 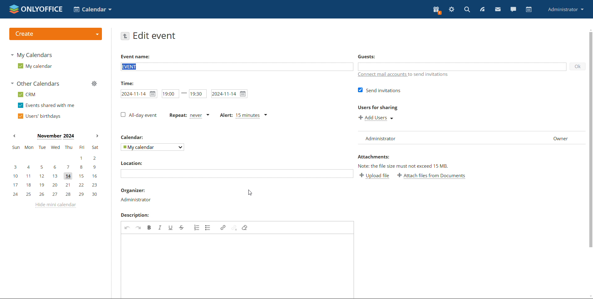 What do you see at coordinates (223, 227) in the screenshot?
I see `link` at bounding box center [223, 227].